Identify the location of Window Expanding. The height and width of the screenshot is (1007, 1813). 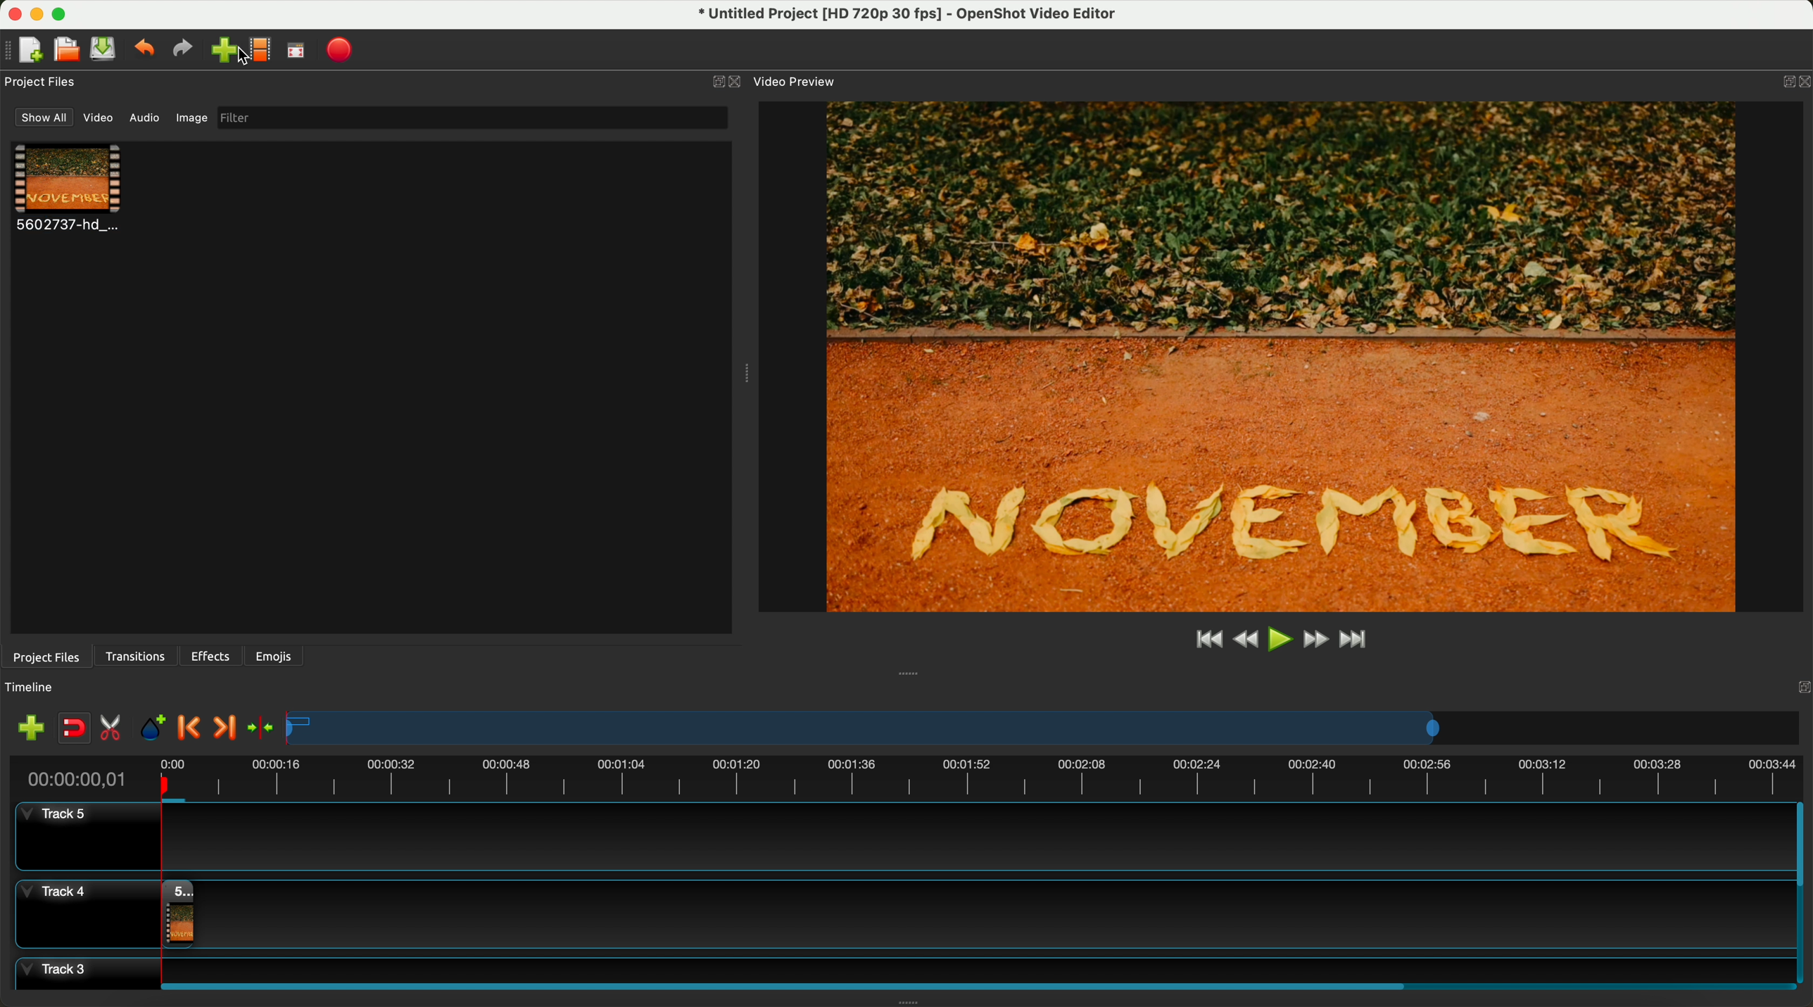
(909, 673).